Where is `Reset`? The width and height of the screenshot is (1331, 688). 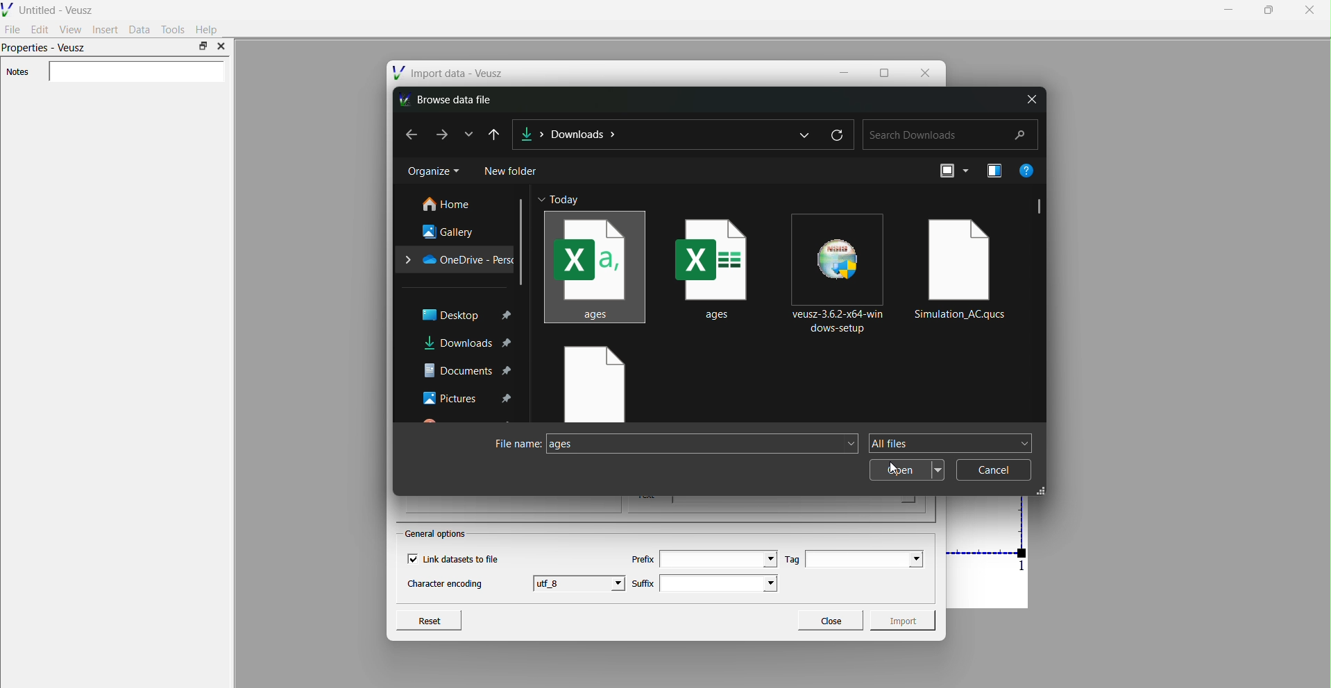 Reset is located at coordinates (429, 619).